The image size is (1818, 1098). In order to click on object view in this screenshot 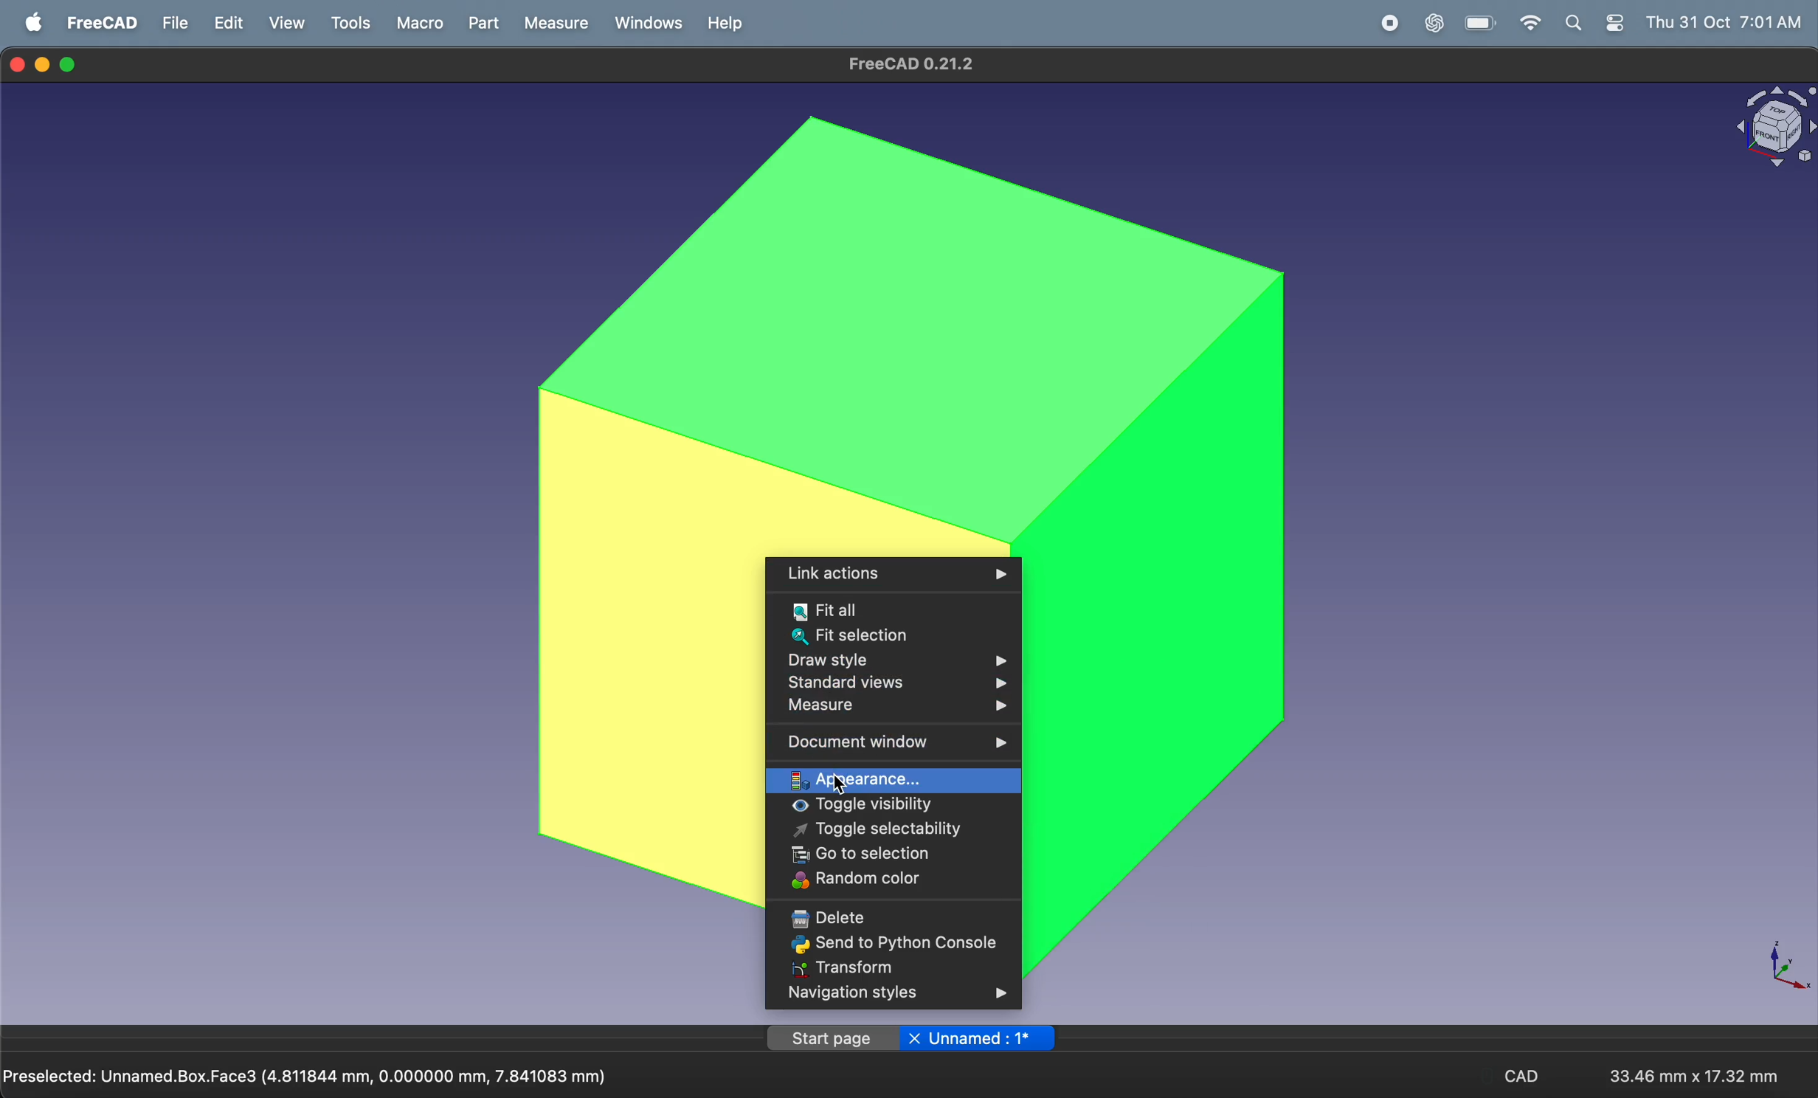, I will do `click(1772, 128)`.